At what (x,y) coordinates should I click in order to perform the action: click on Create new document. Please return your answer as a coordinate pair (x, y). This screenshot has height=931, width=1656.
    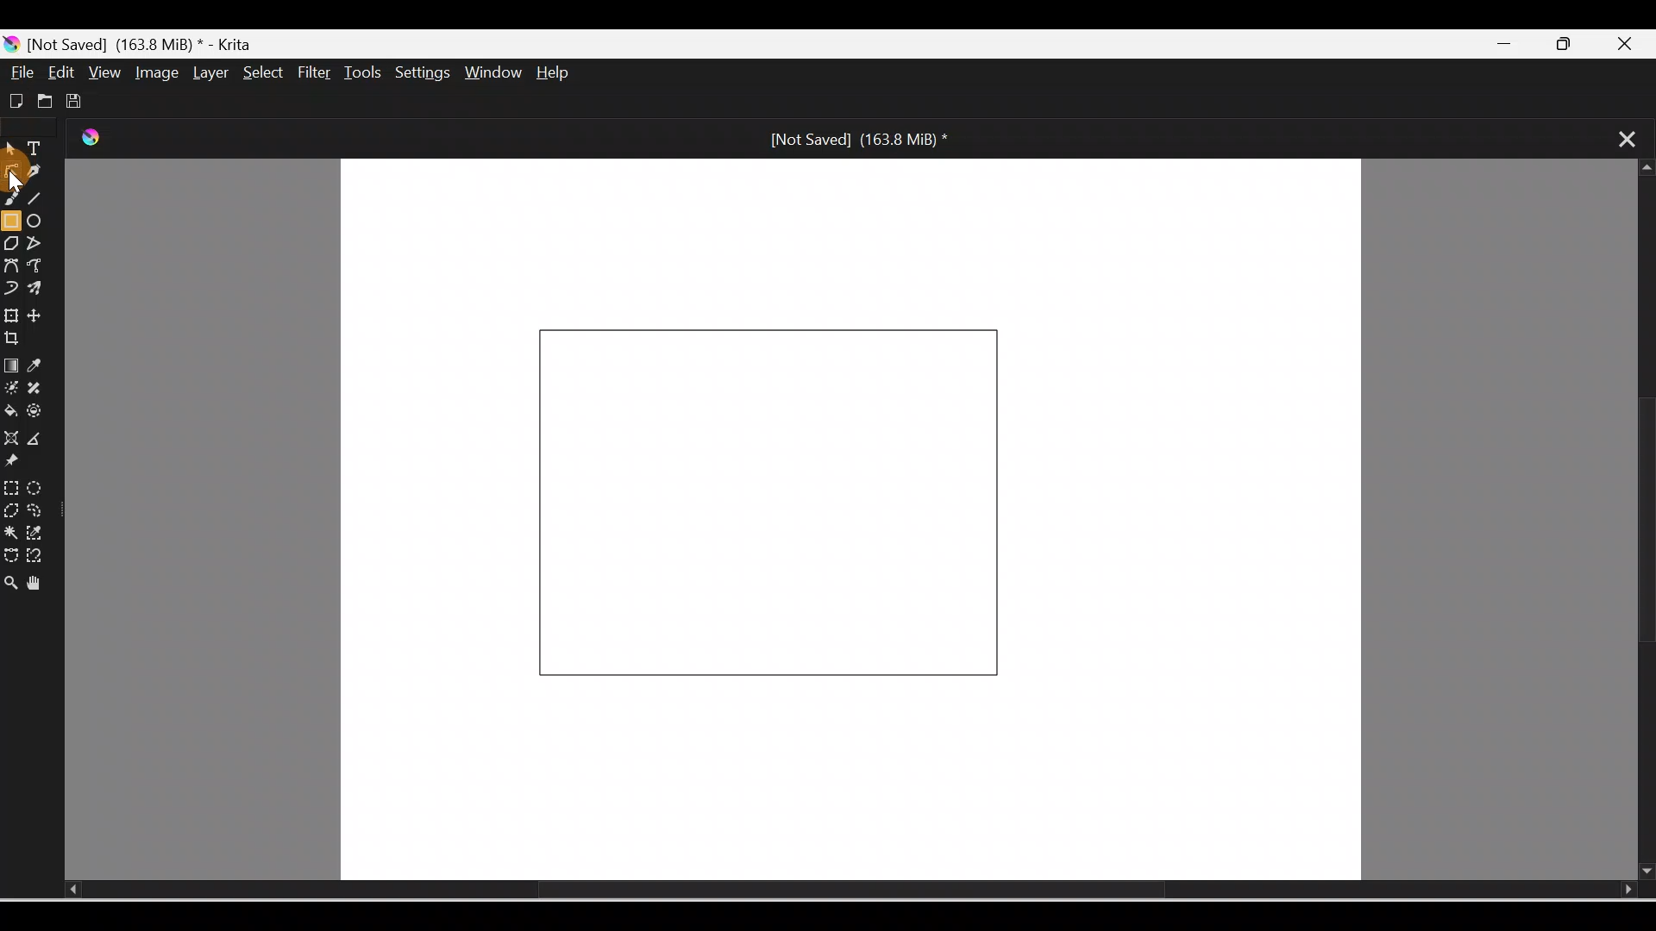
    Looking at the image, I should click on (14, 99).